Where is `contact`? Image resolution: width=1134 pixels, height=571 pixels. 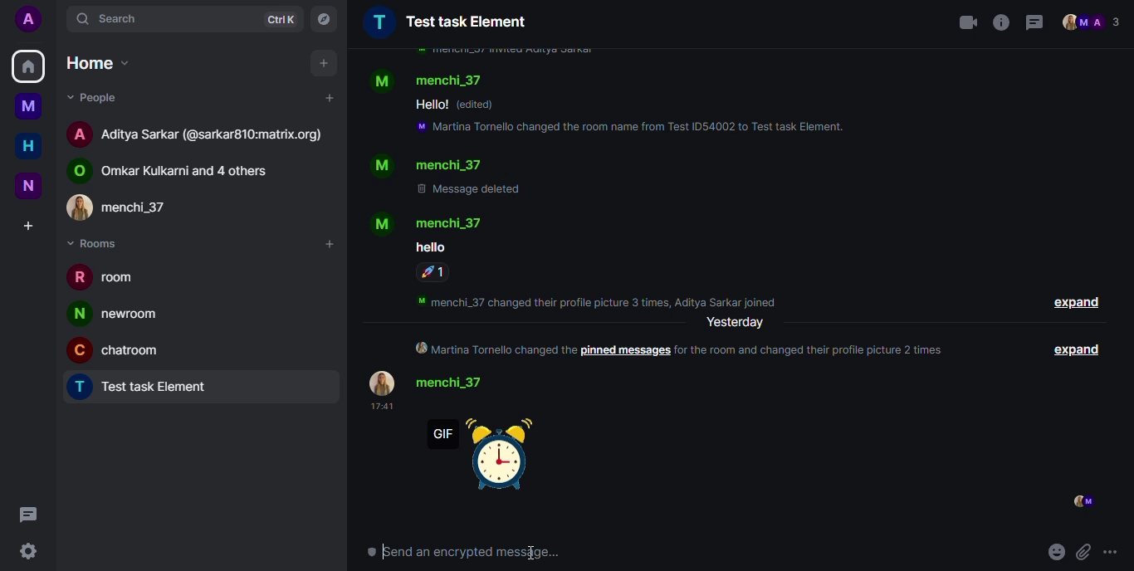
contact is located at coordinates (435, 383).